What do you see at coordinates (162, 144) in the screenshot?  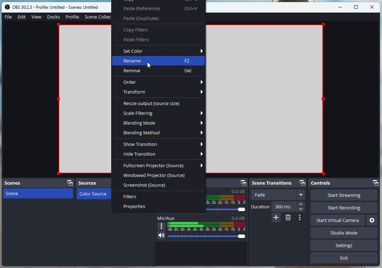 I see `Show transition` at bounding box center [162, 144].